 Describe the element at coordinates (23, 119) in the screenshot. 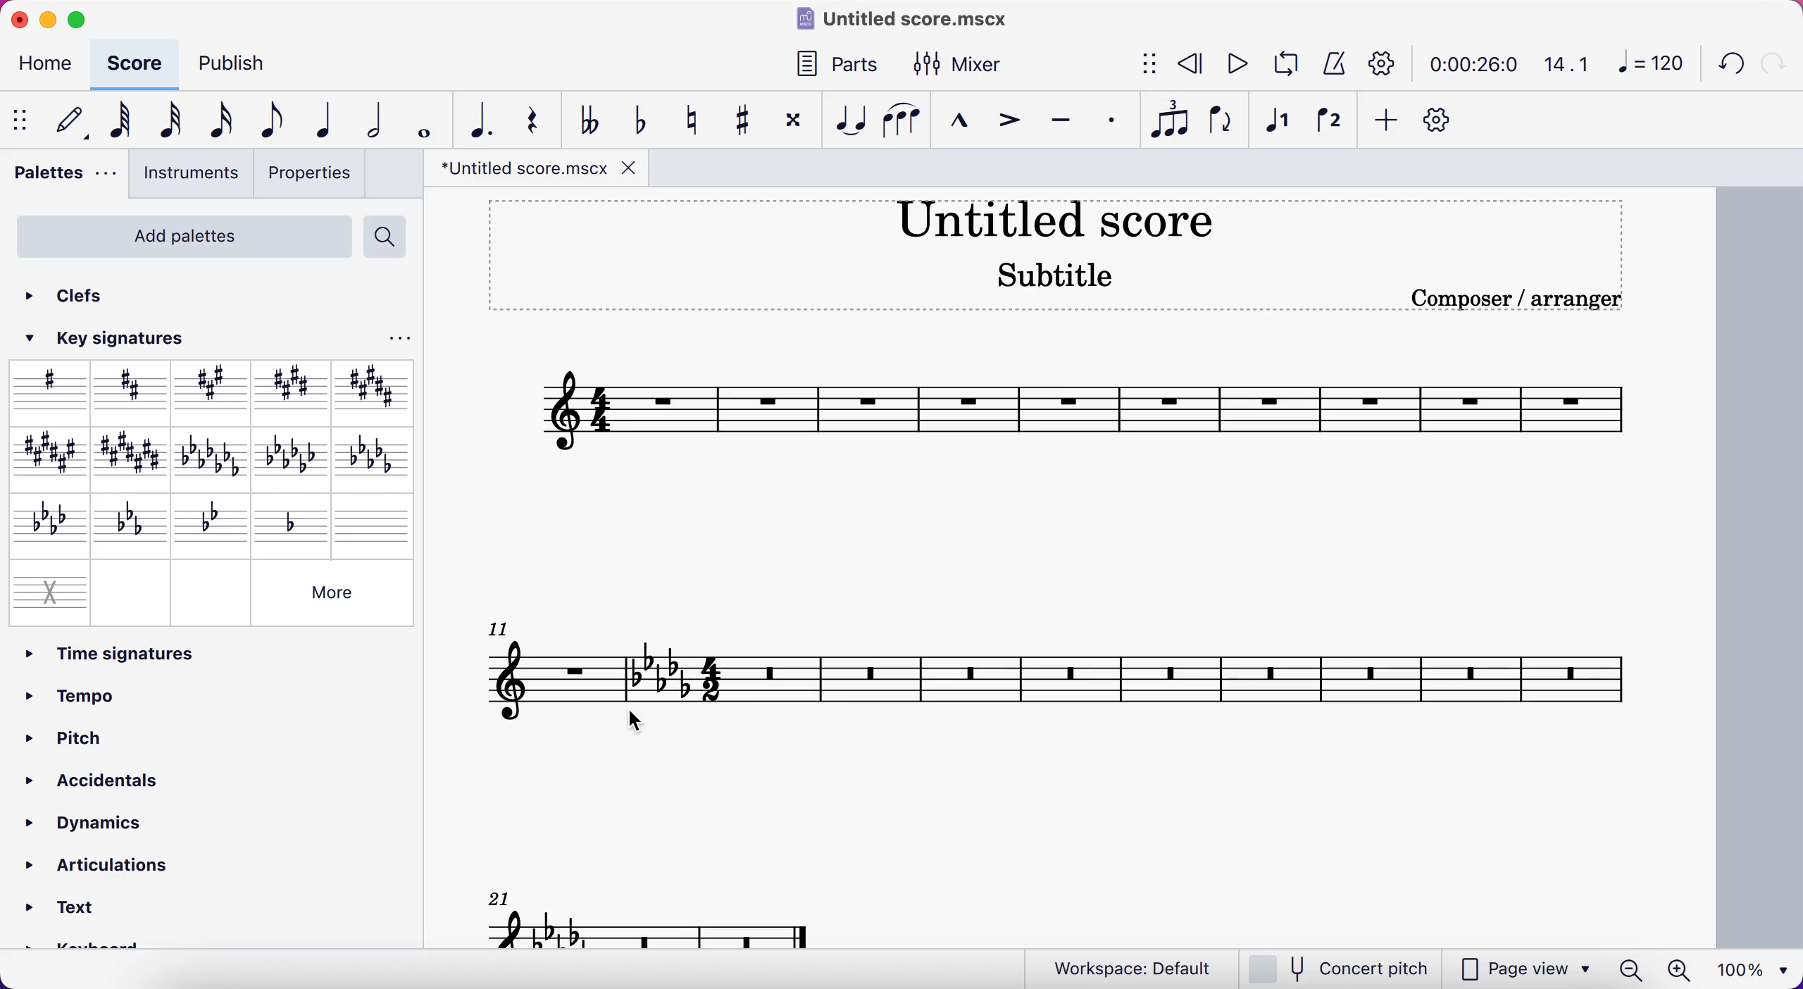

I see `show/hide` at that location.